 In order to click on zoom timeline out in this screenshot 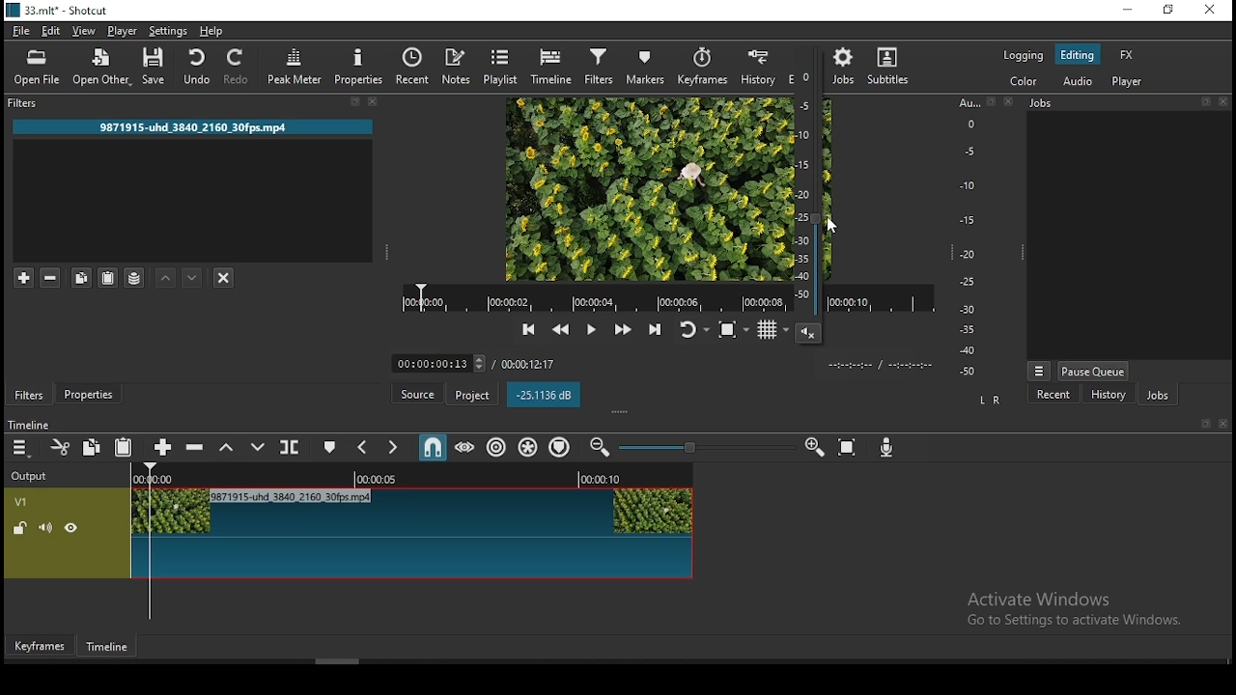, I will do `click(600, 446)`.